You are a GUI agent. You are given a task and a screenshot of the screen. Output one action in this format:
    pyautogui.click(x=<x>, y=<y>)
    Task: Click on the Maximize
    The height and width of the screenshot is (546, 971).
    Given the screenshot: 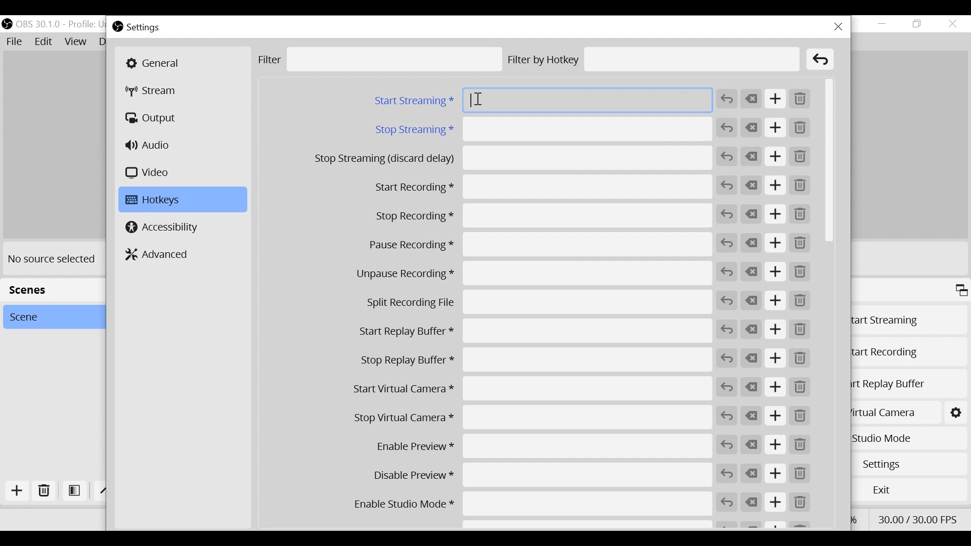 What is the action you would take?
    pyautogui.click(x=961, y=291)
    